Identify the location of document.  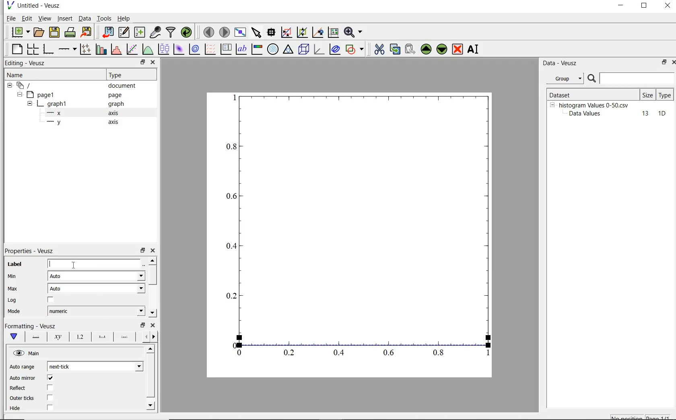
(122, 86).